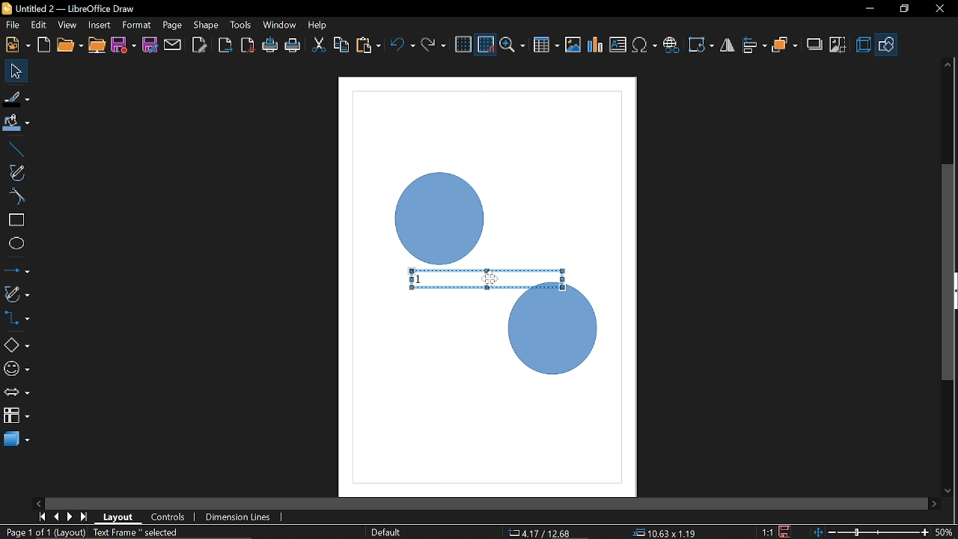 The width and height of the screenshot is (958, 539). I want to click on Sidebar, so click(952, 291).